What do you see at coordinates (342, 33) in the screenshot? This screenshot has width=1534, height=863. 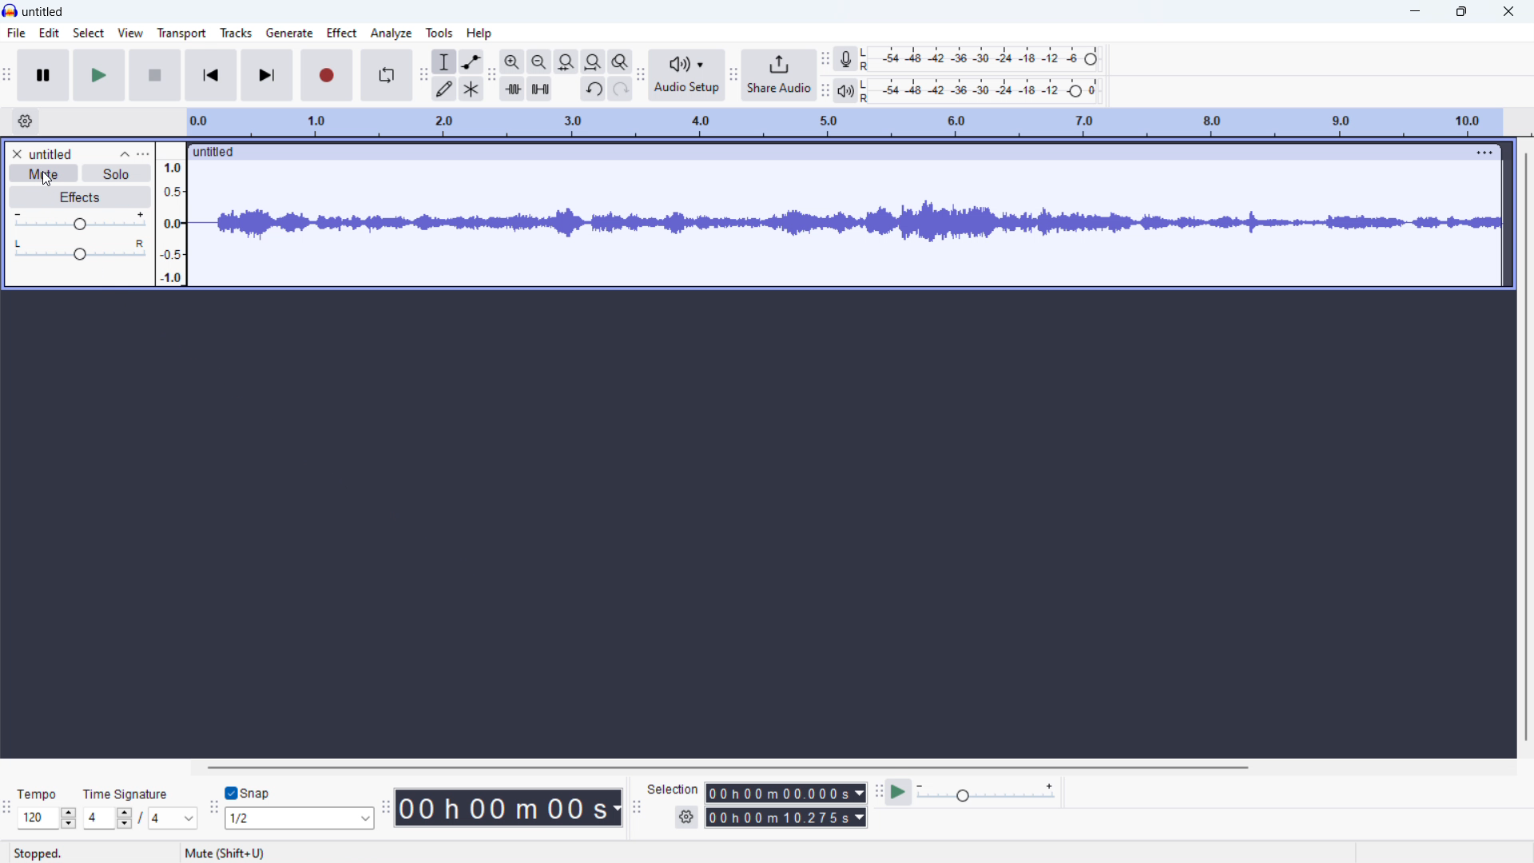 I see `effect` at bounding box center [342, 33].